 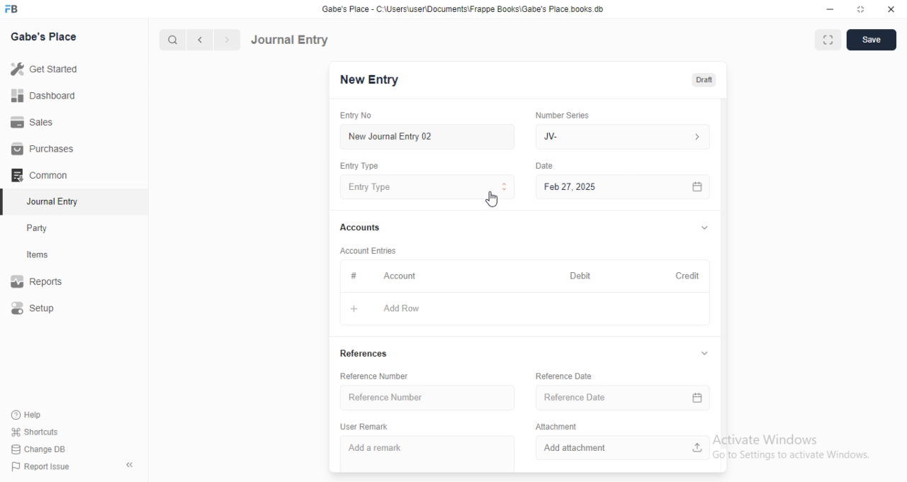 What do you see at coordinates (626, 187) in the screenshot?
I see `Feb 27, 2025` at bounding box center [626, 187].